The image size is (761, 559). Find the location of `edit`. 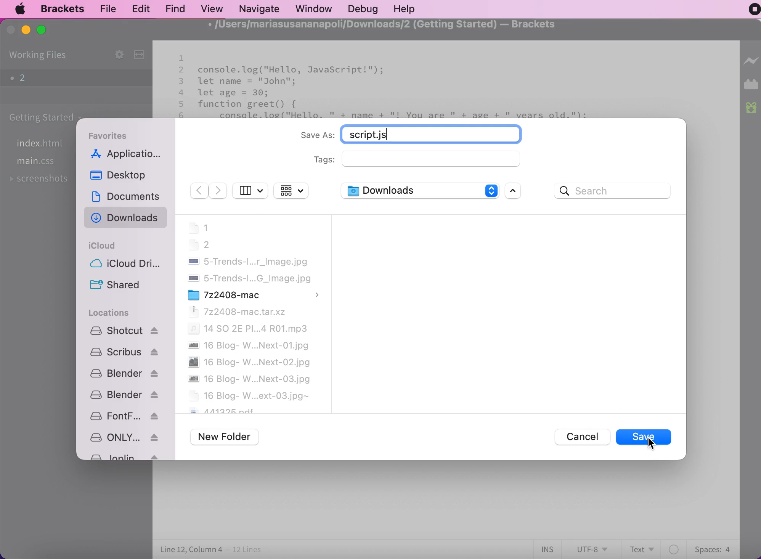

edit is located at coordinates (138, 8).